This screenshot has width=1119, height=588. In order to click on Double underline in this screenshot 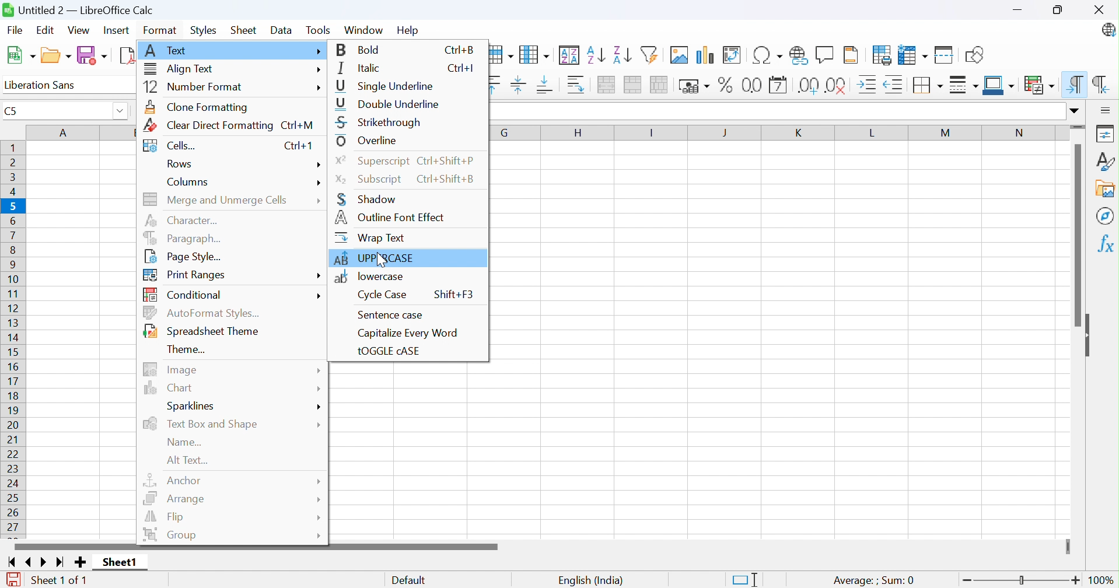, I will do `click(388, 105)`.